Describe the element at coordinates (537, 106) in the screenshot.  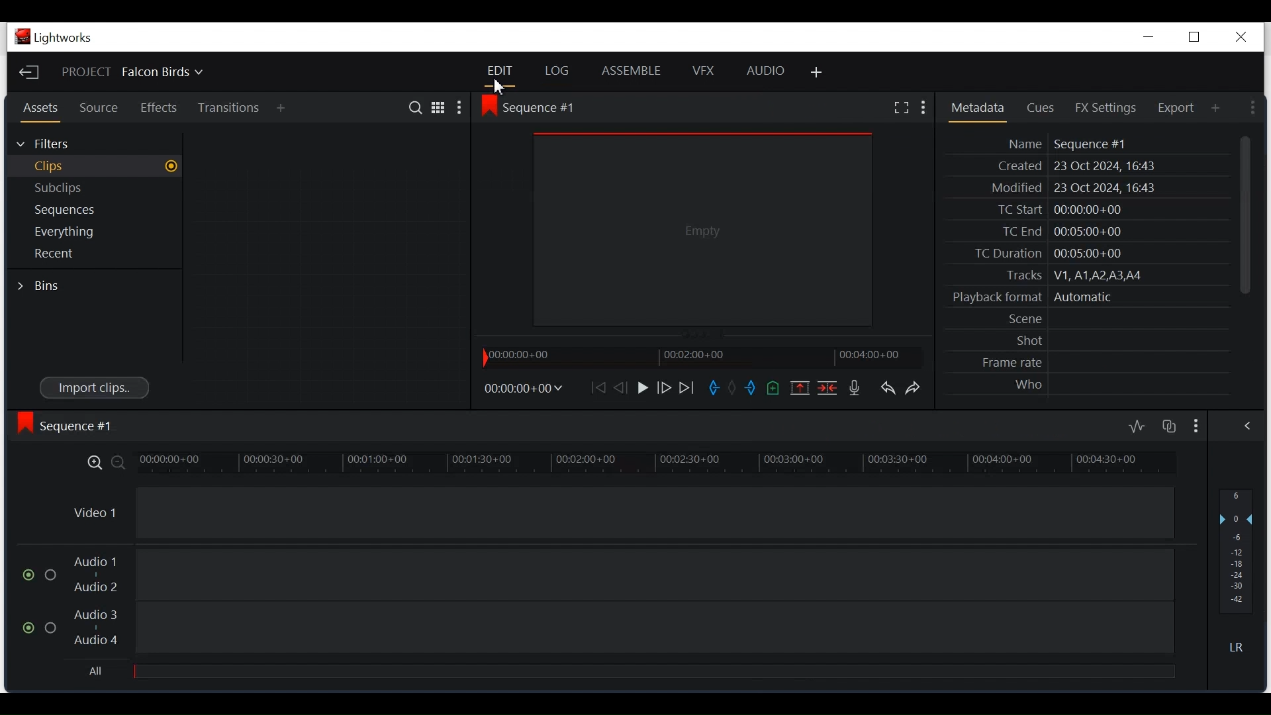
I see `Sequence View` at that location.